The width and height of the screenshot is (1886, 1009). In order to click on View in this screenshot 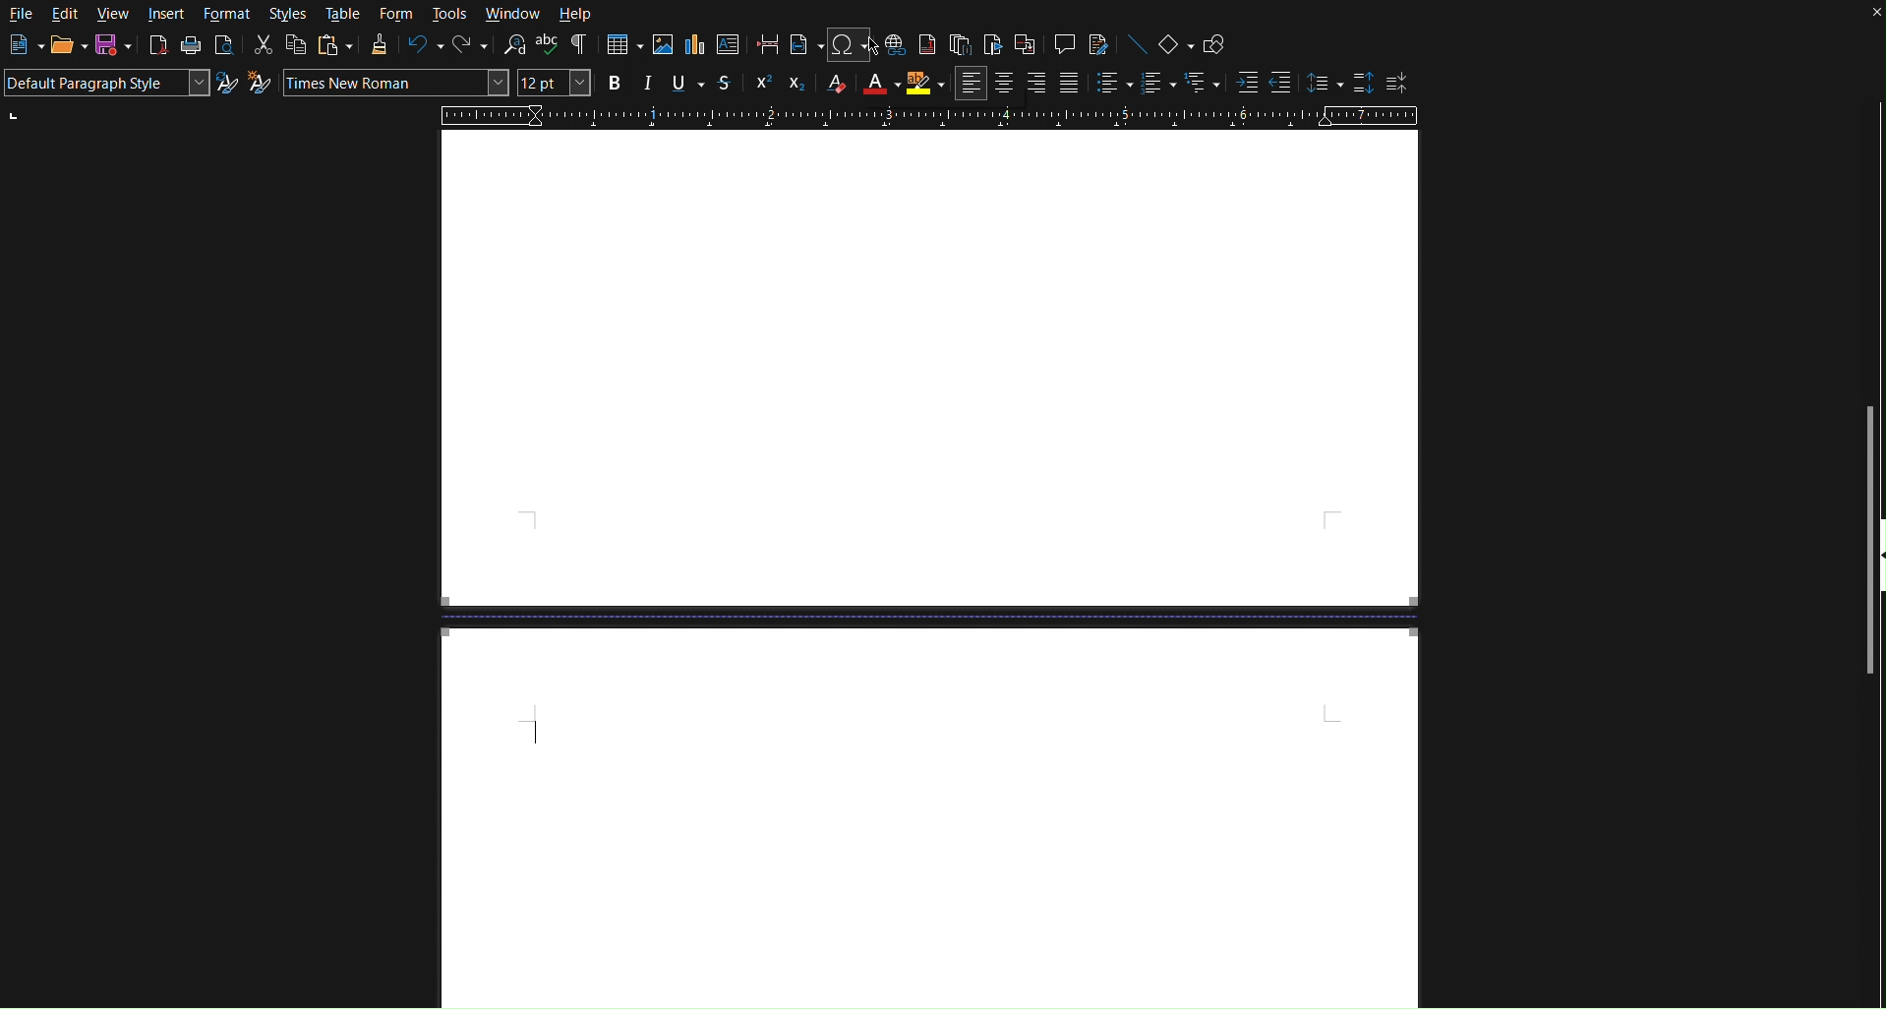, I will do `click(116, 15)`.